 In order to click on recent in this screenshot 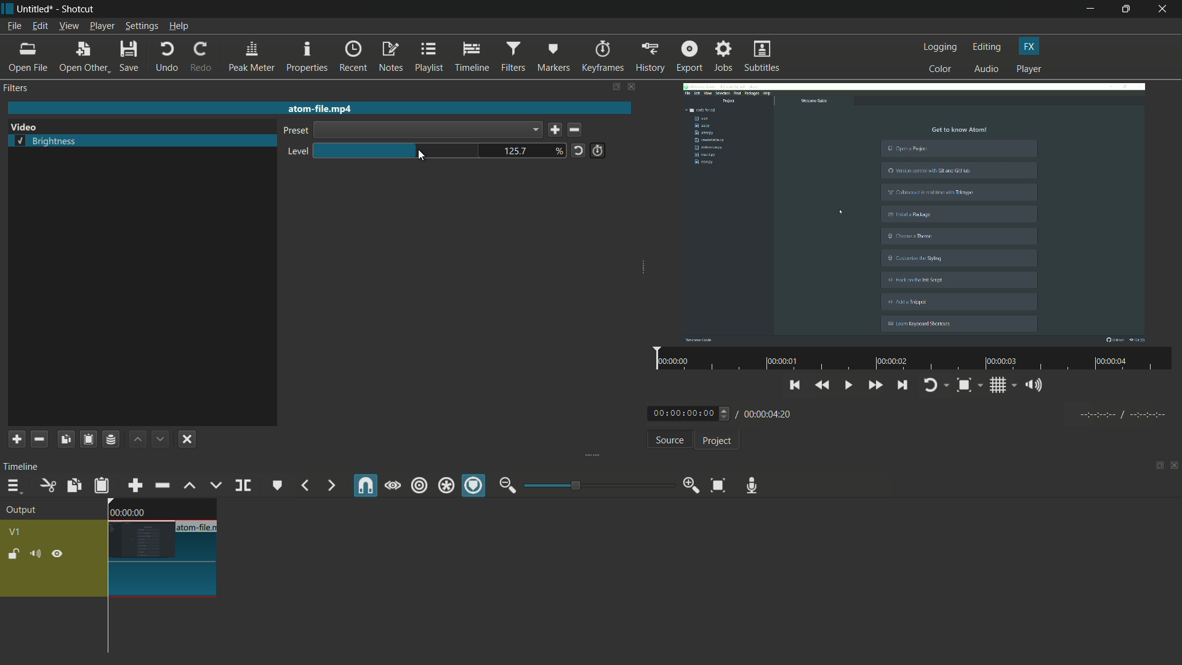, I will do `click(355, 56)`.